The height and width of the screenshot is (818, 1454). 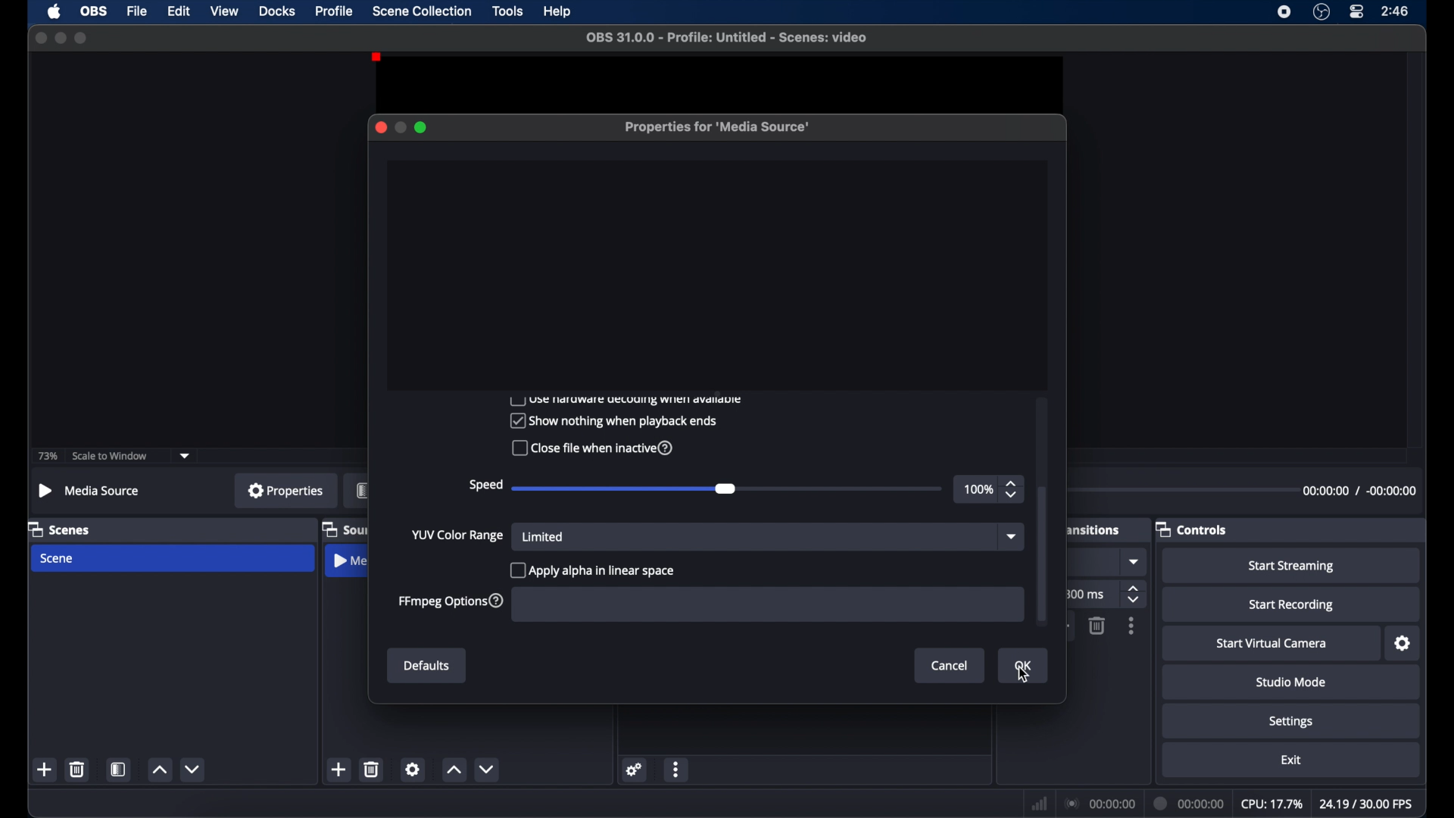 What do you see at coordinates (427, 667) in the screenshot?
I see `defaults` at bounding box center [427, 667].